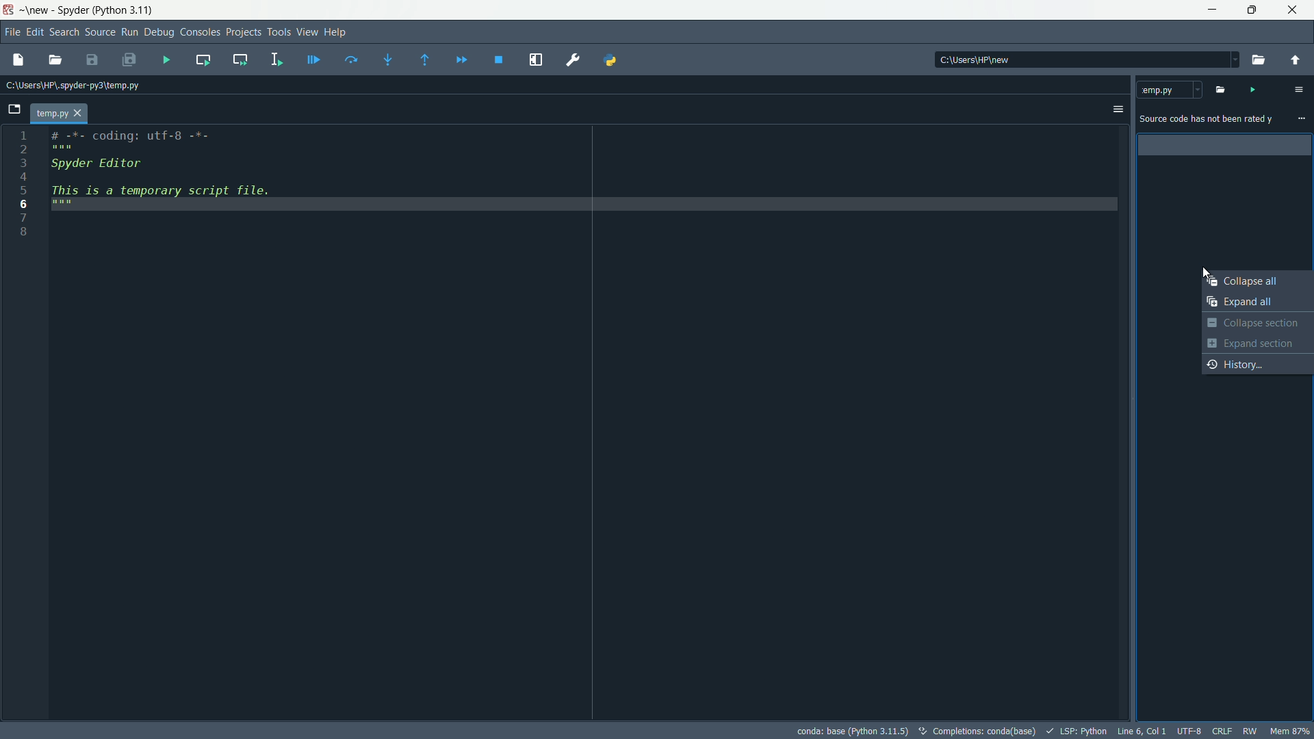  What do you see at coordinates (336, 32) in the screenshot?
I see `help menu` at bounding box center [336, 32].